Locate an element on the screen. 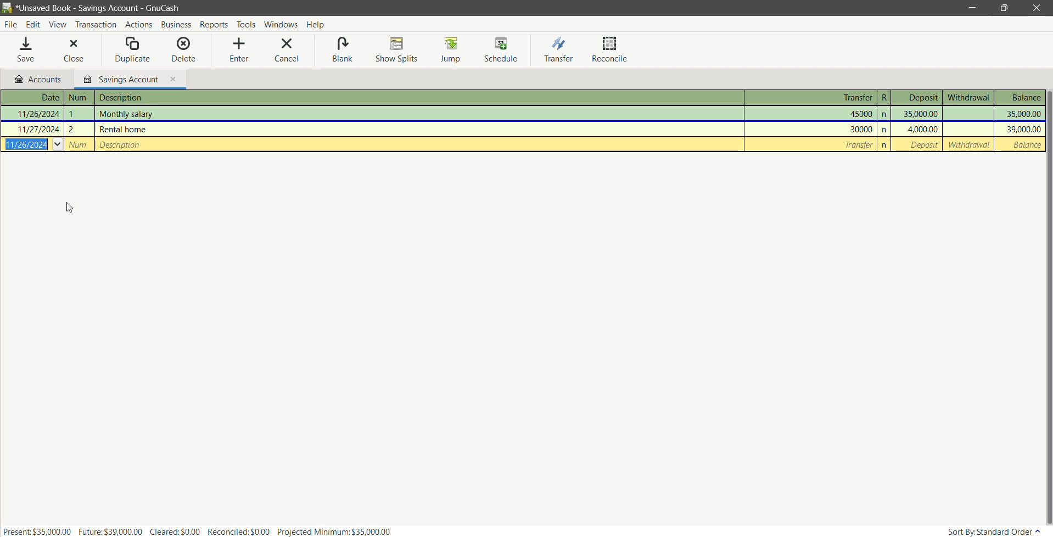  R is located at coordinates (885, 97).